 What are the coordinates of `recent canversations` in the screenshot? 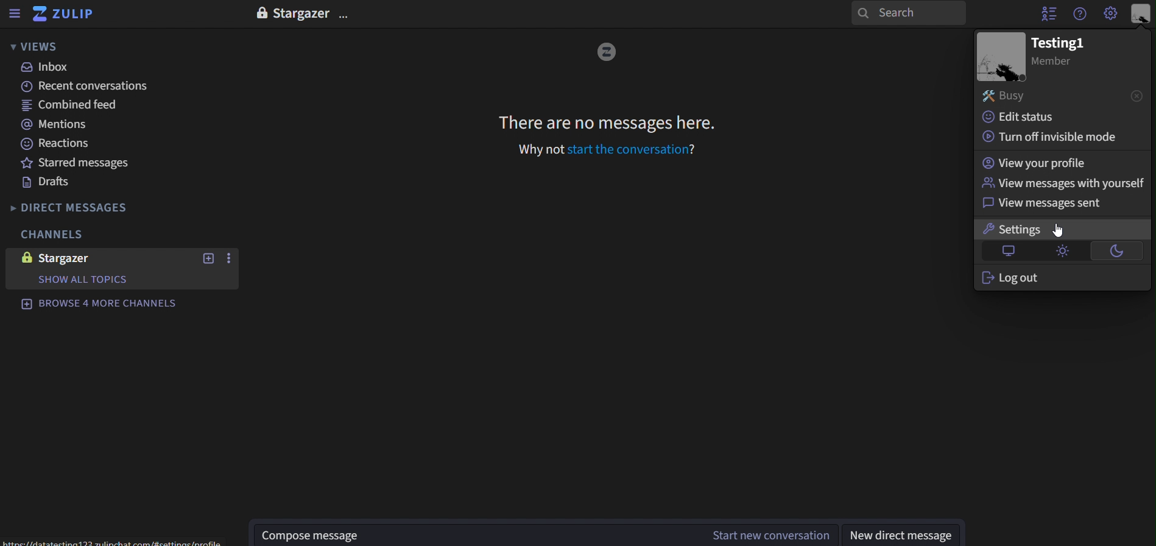 It's located at (88, 86).